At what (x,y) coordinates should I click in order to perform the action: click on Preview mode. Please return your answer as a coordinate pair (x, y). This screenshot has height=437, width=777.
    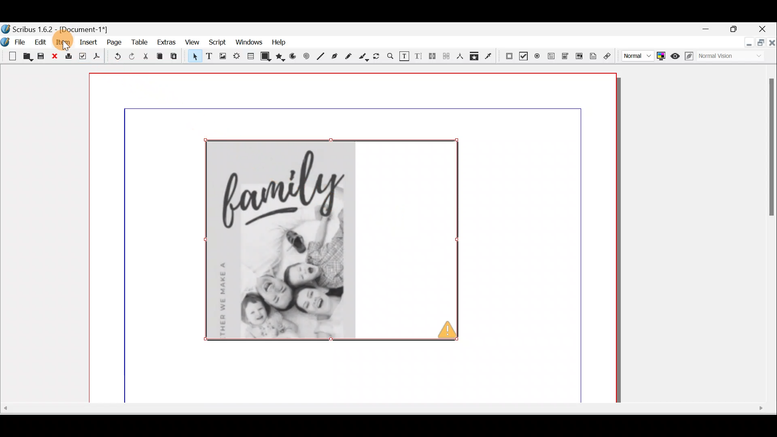
    Looking at the image, I should click on (676, 55).